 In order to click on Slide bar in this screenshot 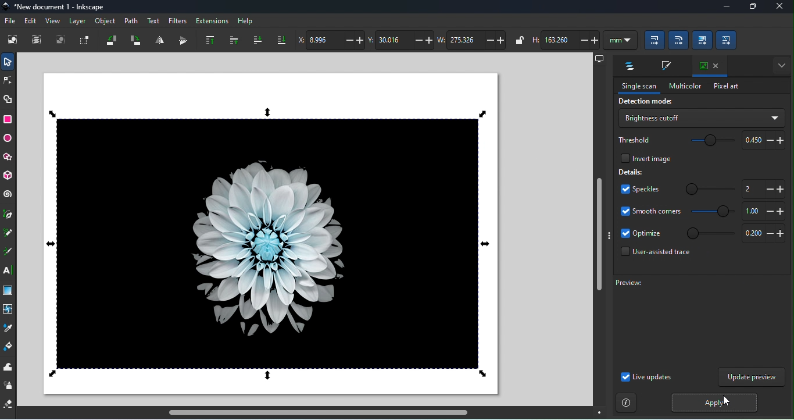, I will do `click(710, 190)`.